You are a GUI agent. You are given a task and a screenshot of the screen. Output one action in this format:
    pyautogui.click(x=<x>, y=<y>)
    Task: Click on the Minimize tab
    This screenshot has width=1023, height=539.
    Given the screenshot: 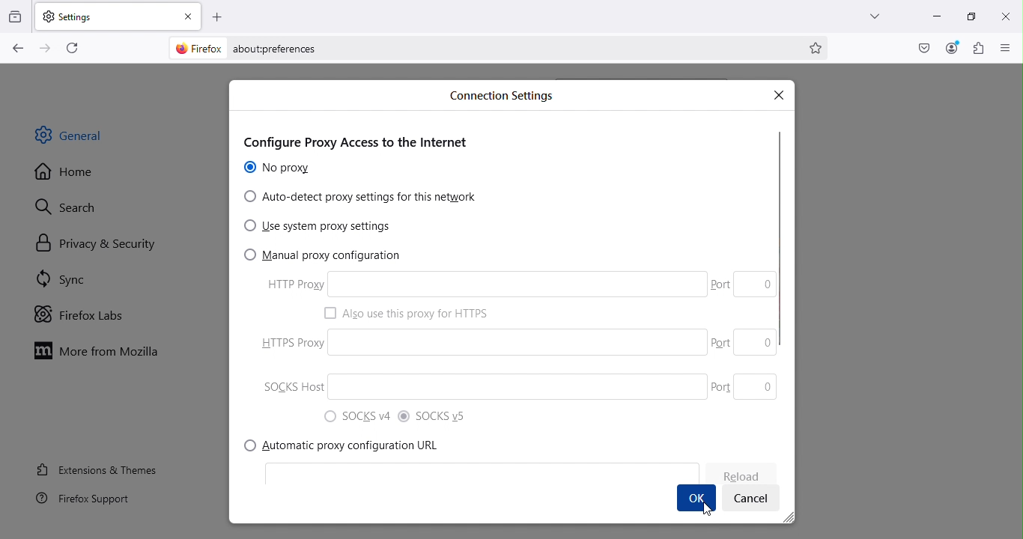 What is the action you would take?
    pyautogui.click(x=932, y=18)
    